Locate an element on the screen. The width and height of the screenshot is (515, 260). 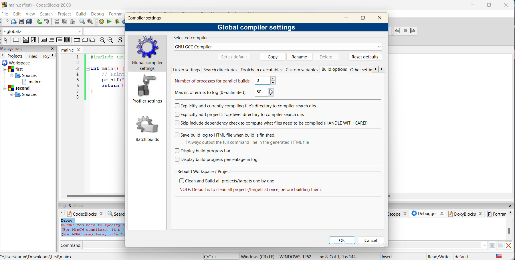
instruction is located at coordinates (16, 41).